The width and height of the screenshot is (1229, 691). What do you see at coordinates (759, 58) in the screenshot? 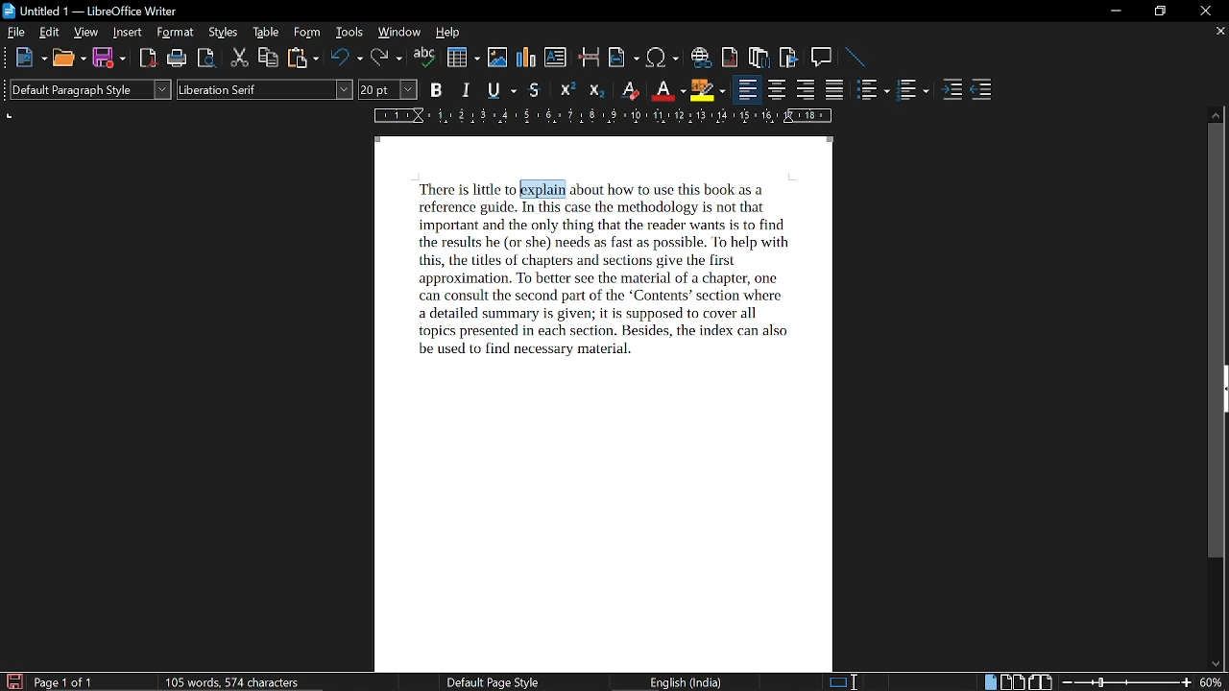
I see `insert footnote` at bounding box center [759, 58].